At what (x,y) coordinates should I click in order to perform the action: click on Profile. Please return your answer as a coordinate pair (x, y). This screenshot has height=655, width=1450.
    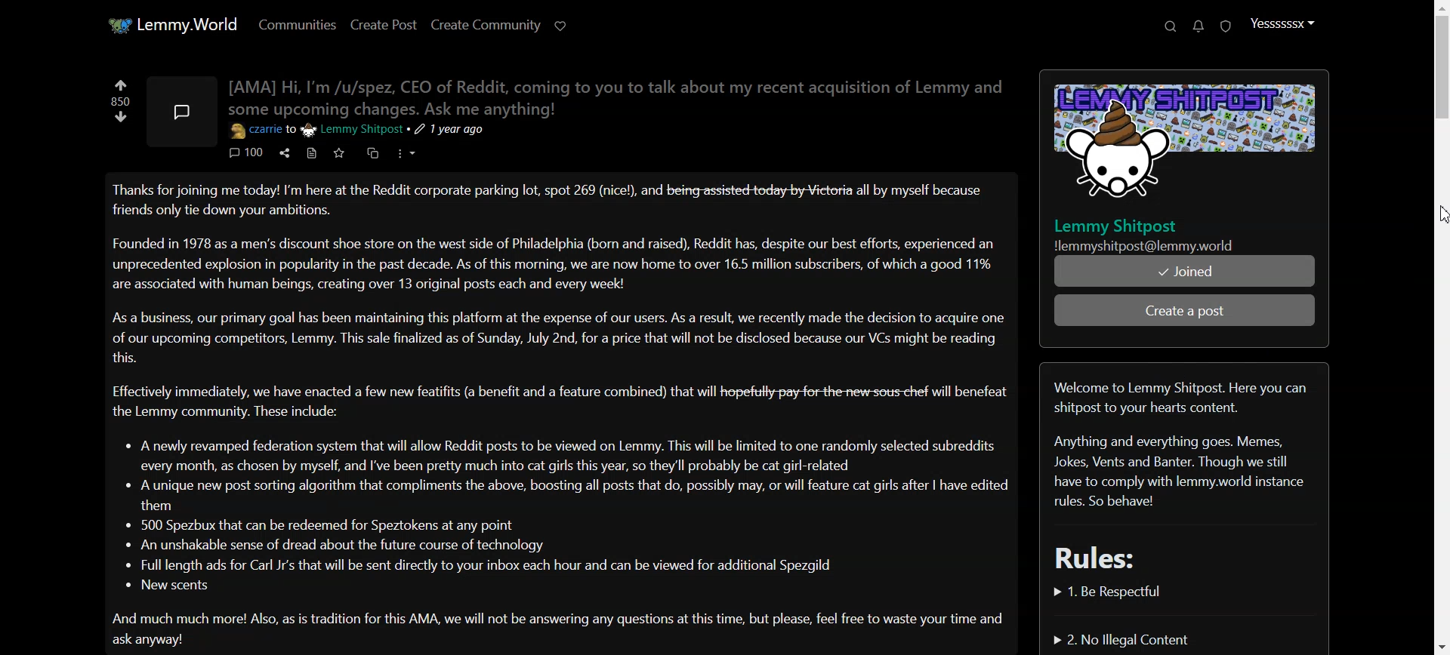
    Looking at the image, I should click on (1282, 24).